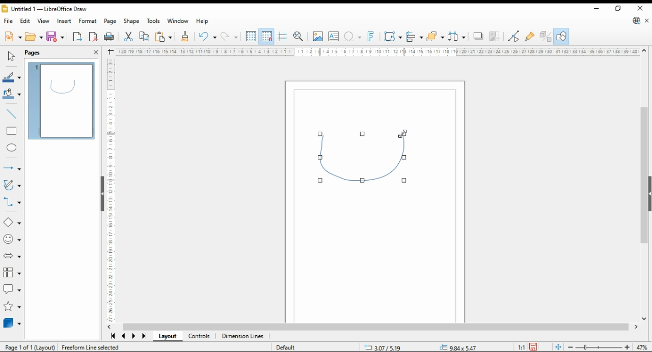  What do you see at coordinates (637, 20) in the screenshot?
I see `libreoffice update` at bounding box center [637, 20].